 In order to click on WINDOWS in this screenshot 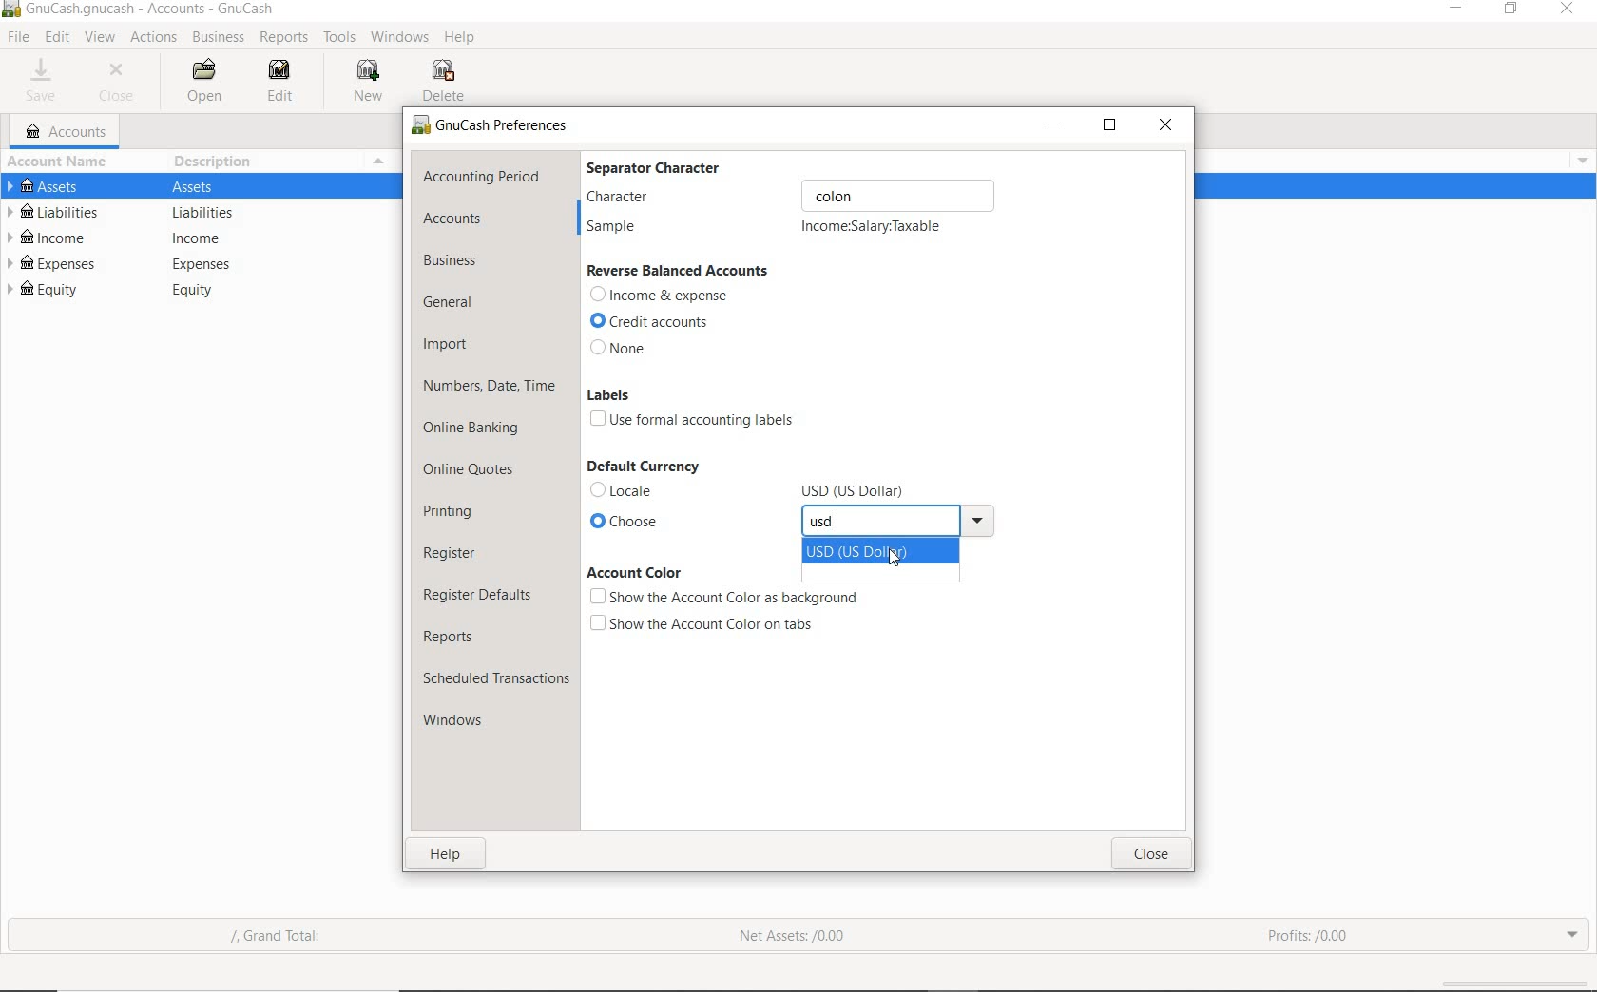, I will do `click(396, 36)`.